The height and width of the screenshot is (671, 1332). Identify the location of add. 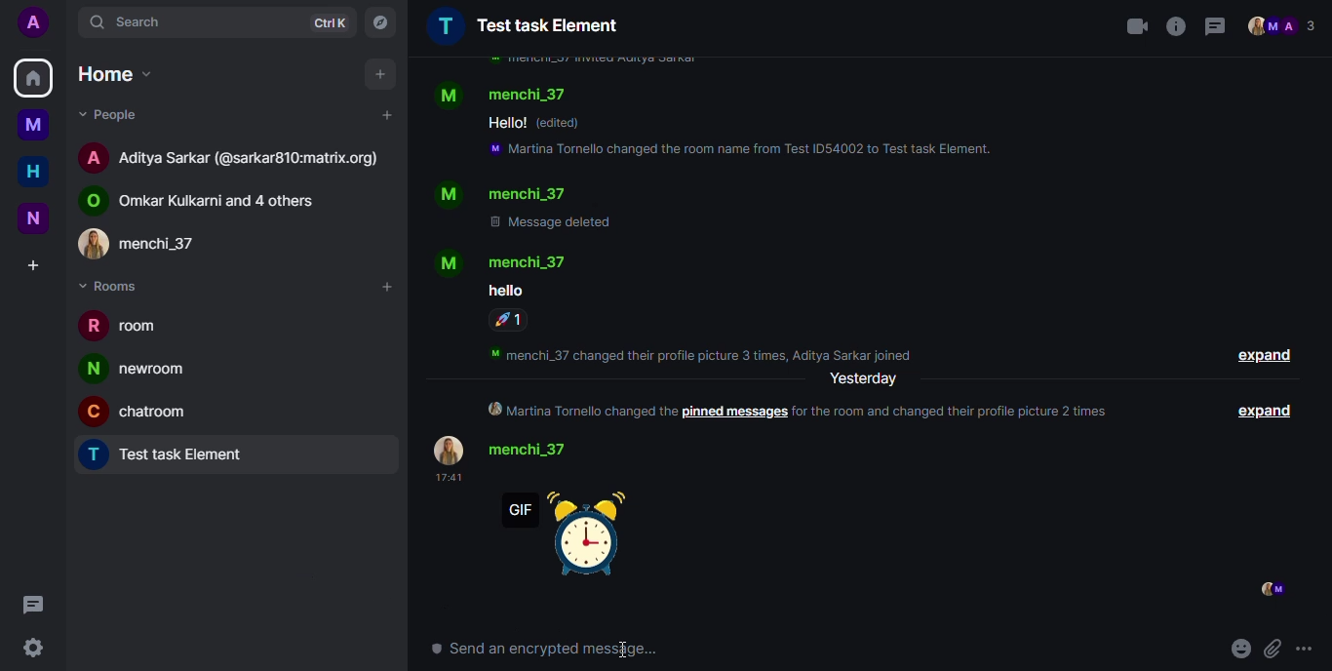
(385, 288).